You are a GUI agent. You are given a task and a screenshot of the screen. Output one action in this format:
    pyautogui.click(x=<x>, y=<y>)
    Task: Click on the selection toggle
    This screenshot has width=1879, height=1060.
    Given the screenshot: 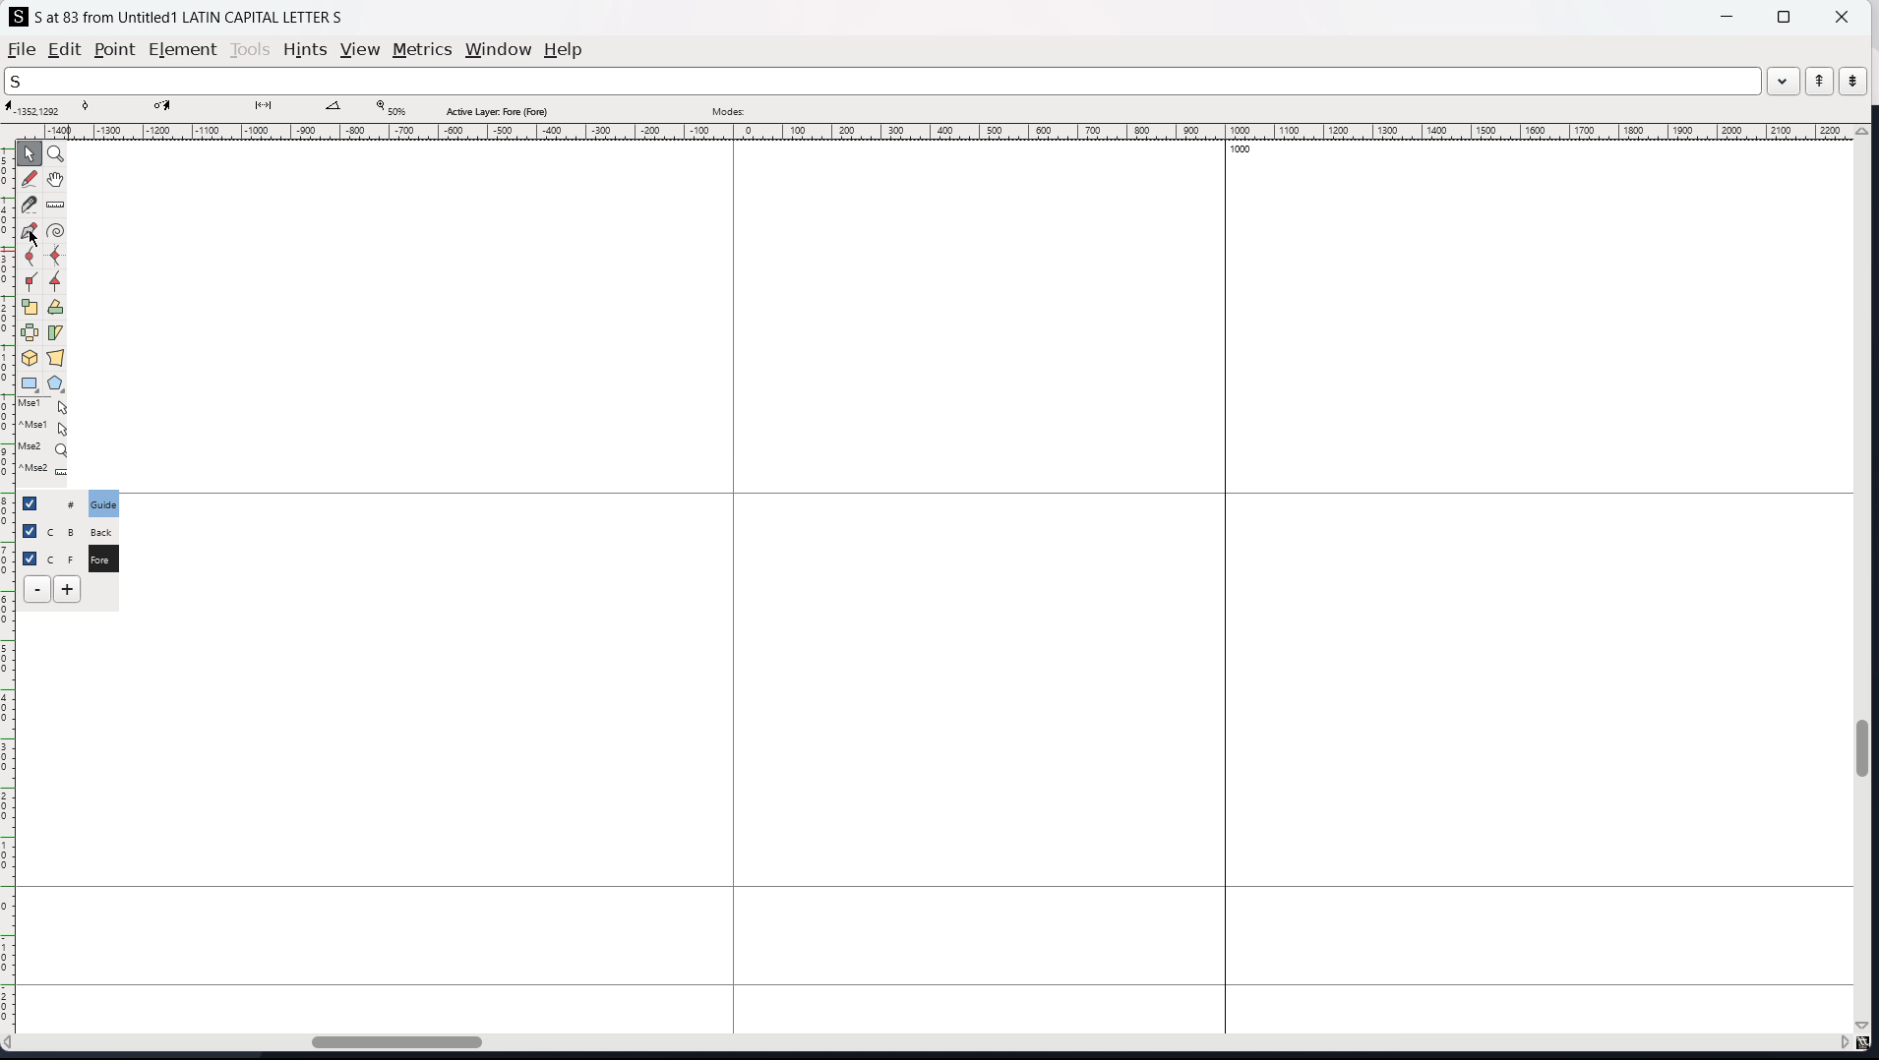 What is the action you would take?
    pyautogui.click(x=31, y=557)
    